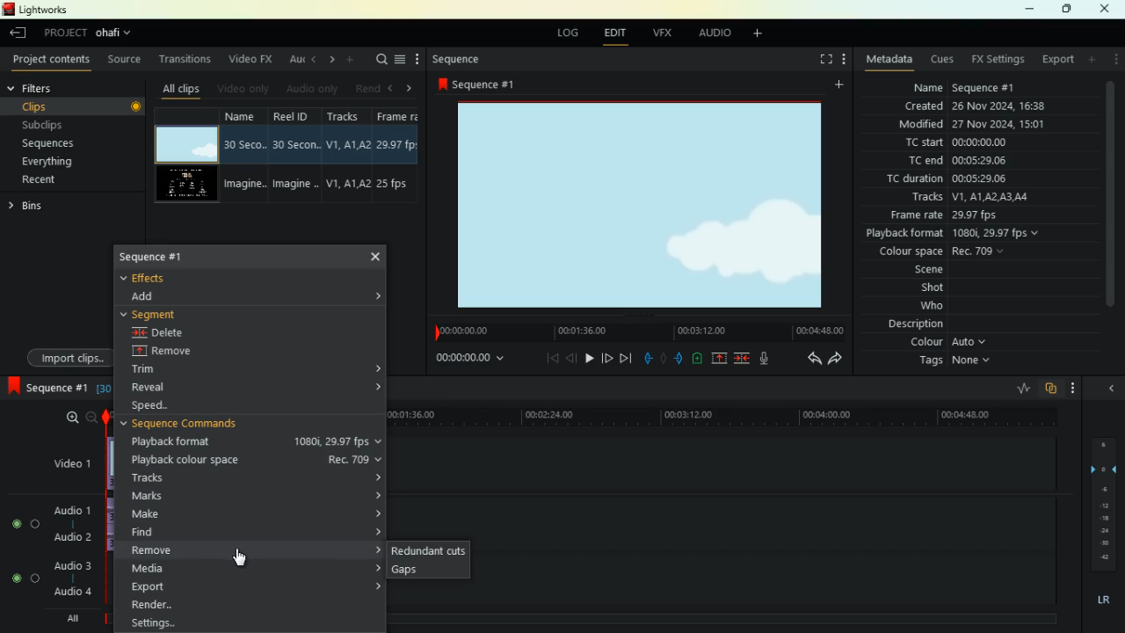 The height and width of the screenshot is (633, 1125). I want to click on frame rate 29.97fps, so click(969, 216).